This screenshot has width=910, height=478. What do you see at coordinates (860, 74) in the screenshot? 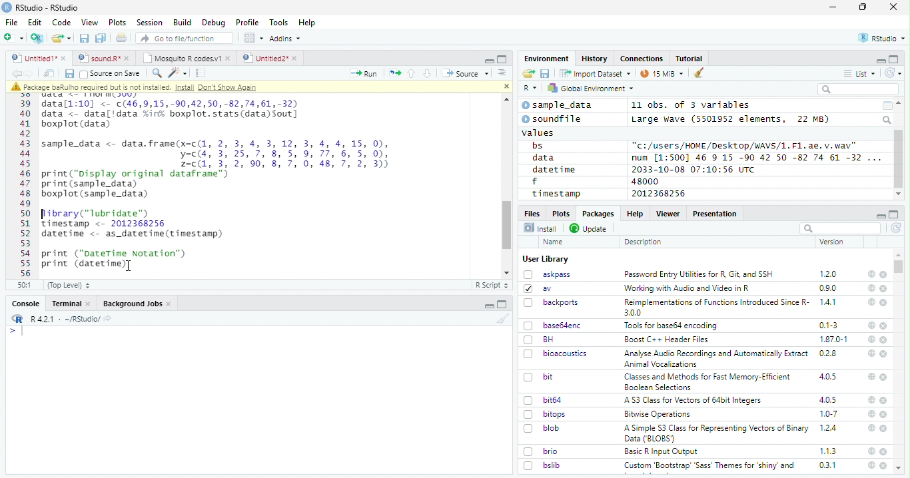
I see `List` at bounding box center [860, 74].